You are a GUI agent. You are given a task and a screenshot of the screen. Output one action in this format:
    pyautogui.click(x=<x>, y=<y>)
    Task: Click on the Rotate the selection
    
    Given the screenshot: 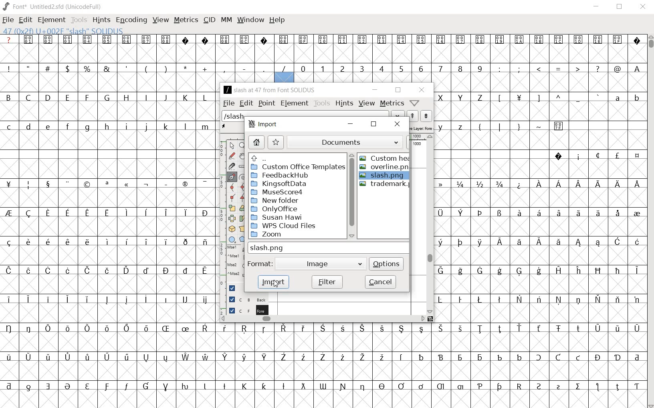 What is the action you would take?
    pyautogui.click(x=242, y=209)
    